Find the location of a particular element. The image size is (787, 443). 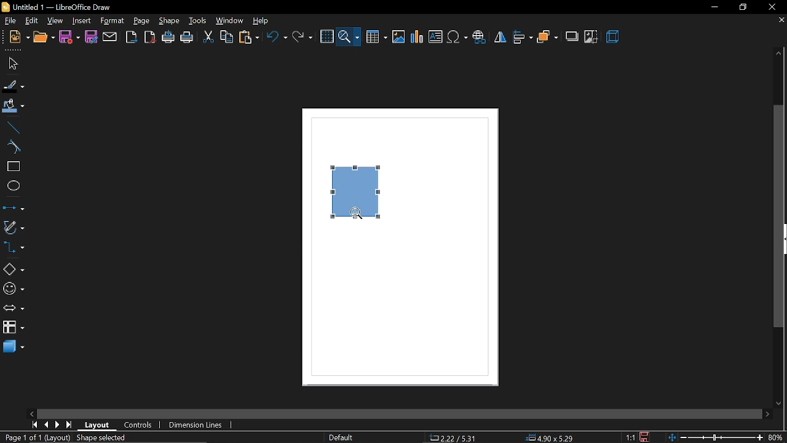

3d effect is located at coordinates (614, 38).